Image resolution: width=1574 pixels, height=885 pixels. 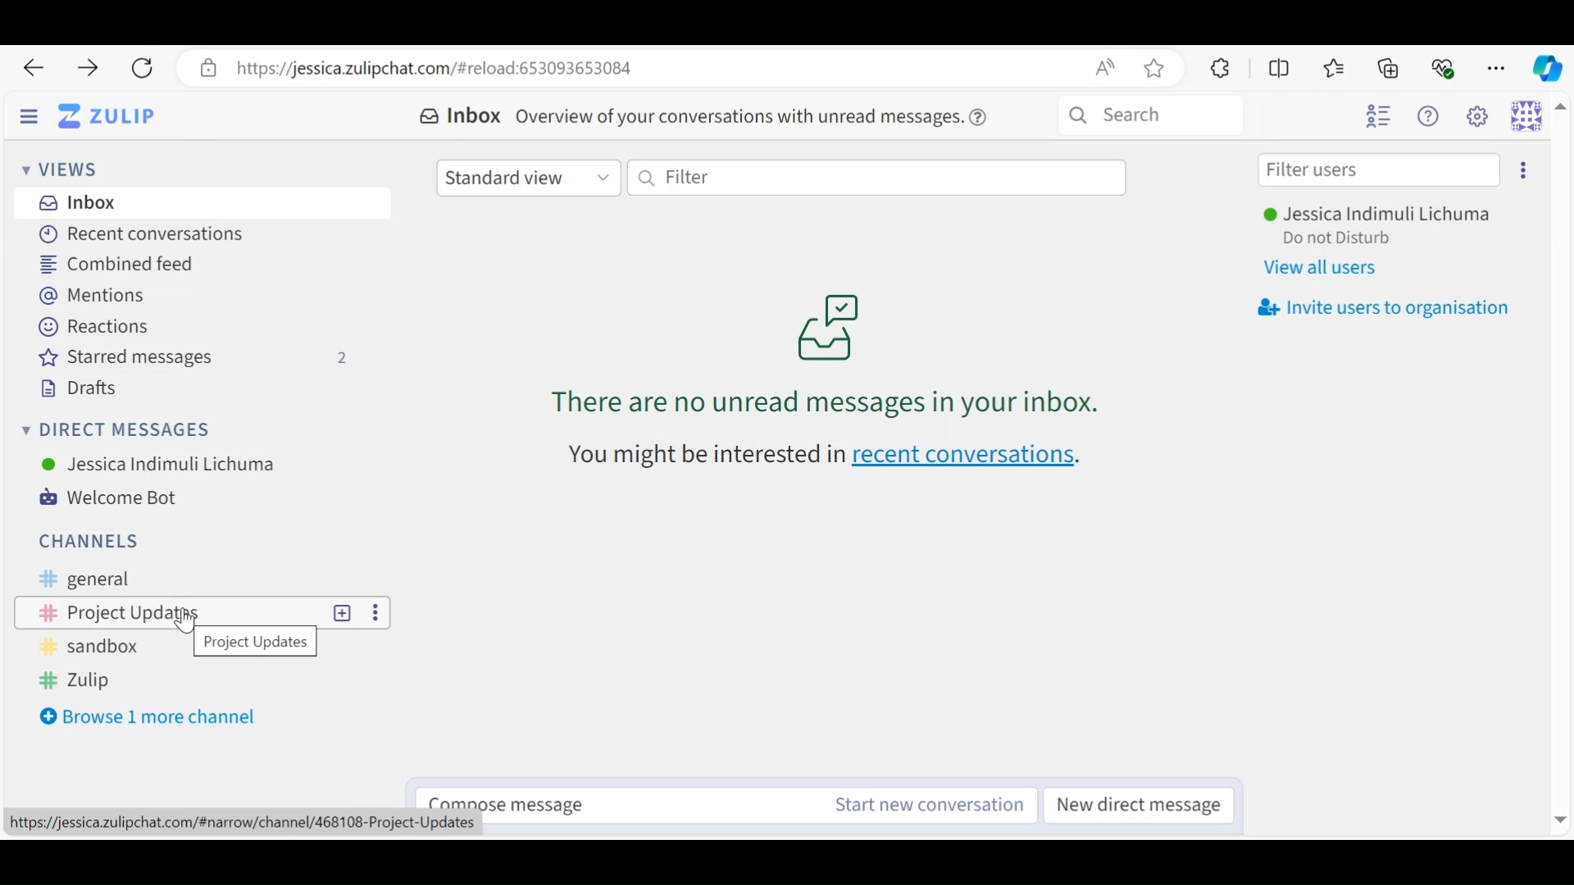 What do you see at coordinates (1339, 239) in the screenshot?
I see `Status` at bounding box center [1339, 239].